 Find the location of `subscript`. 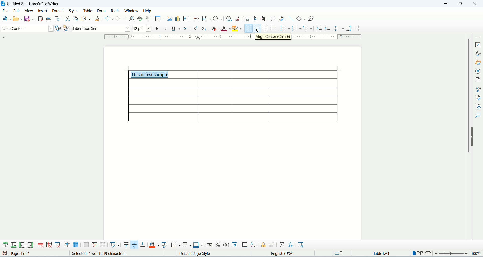

subscript is located at coordinates (203, 29).